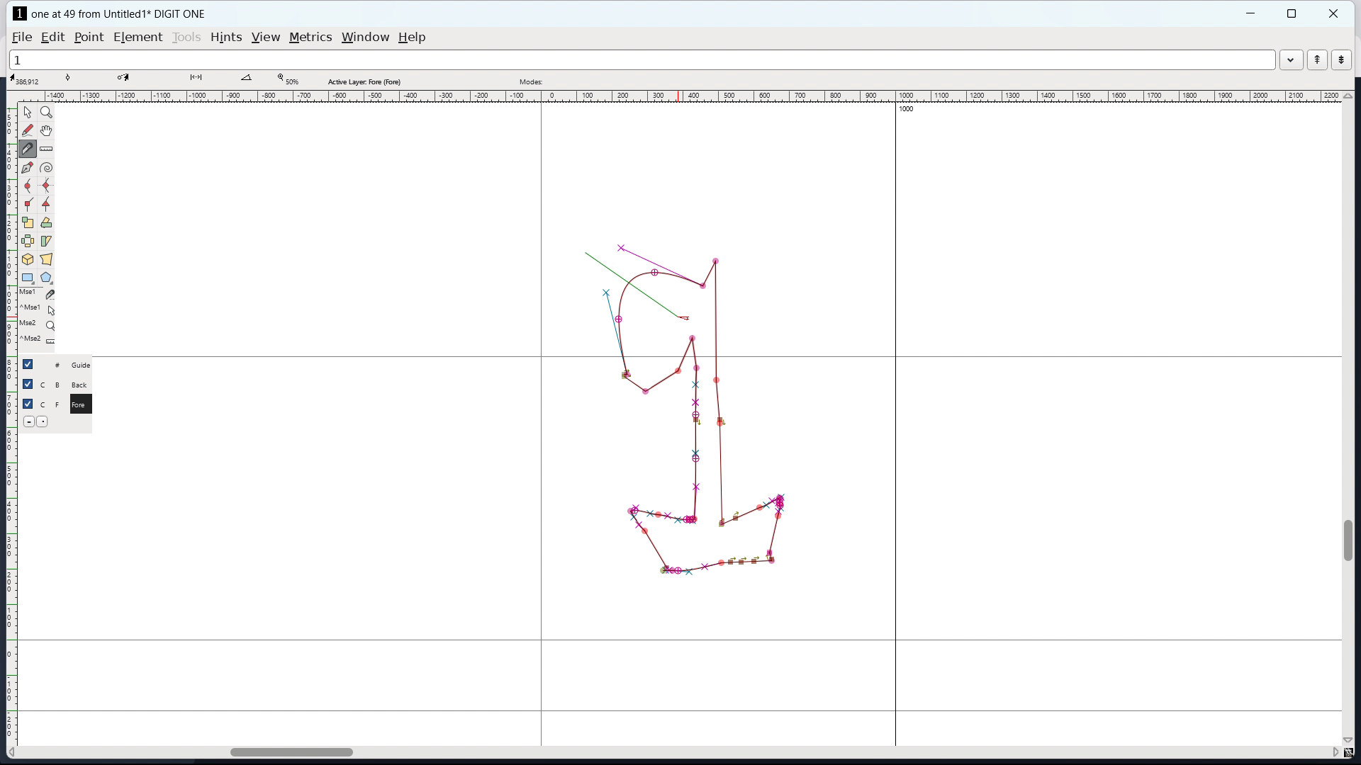 The image size is (1361, 765). Describe the element at coordinates (28, 259) in the screenshot. I see `rotate selection in 3D and project back to plane` at that location.